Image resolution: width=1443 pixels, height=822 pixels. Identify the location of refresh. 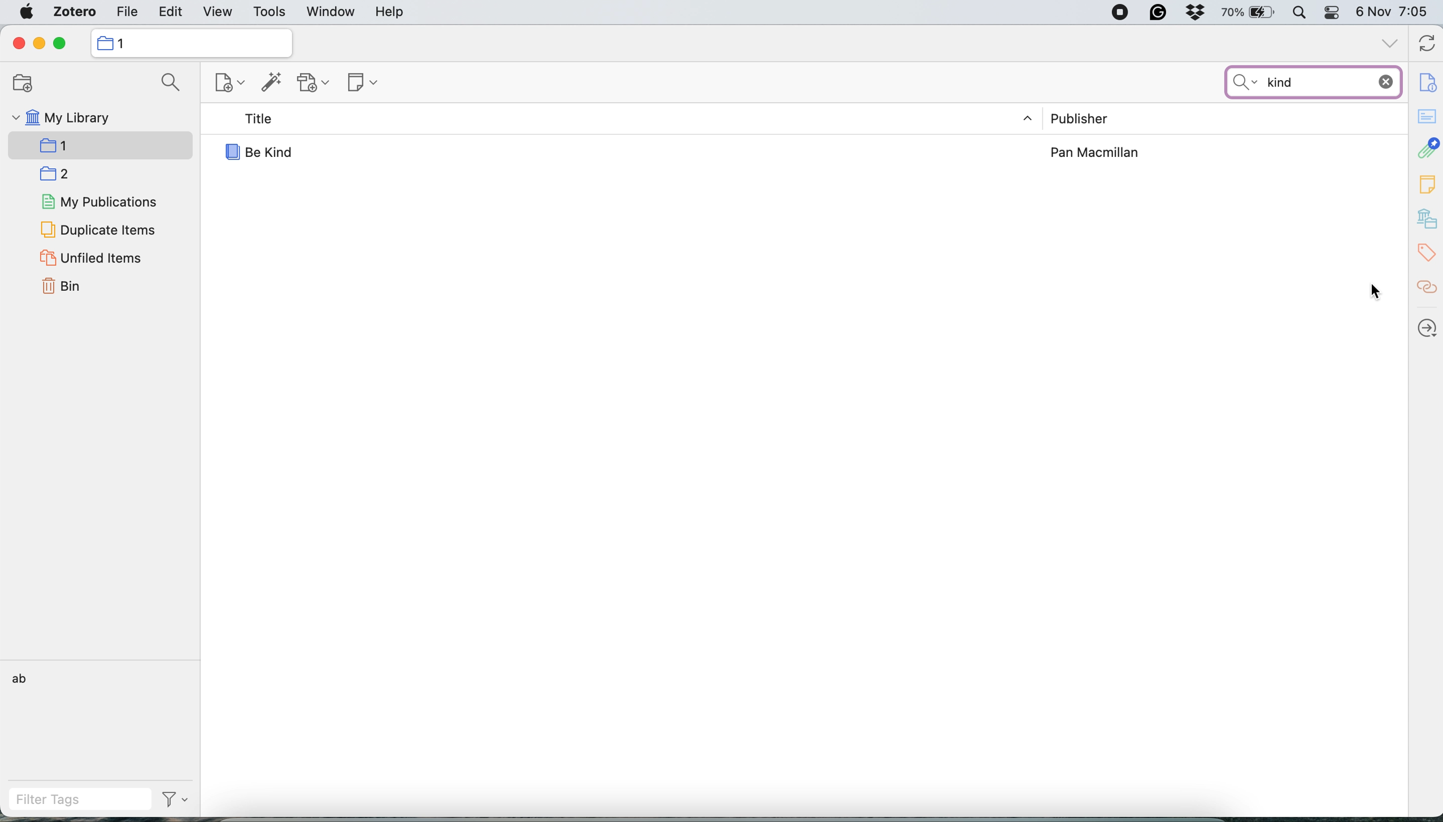
(1424, 44).